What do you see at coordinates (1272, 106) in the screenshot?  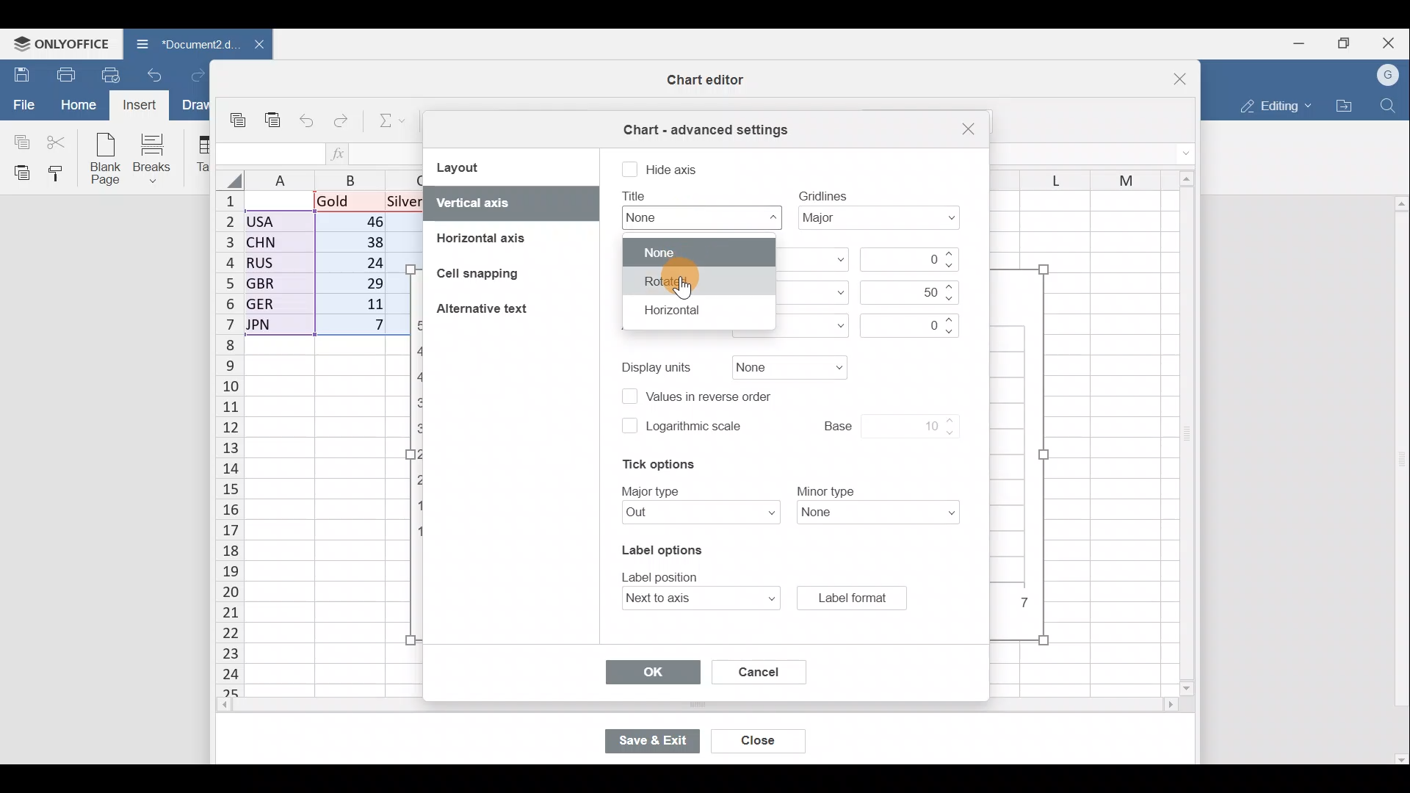 I see `Editing mode` at bounding box center [1272, 106].